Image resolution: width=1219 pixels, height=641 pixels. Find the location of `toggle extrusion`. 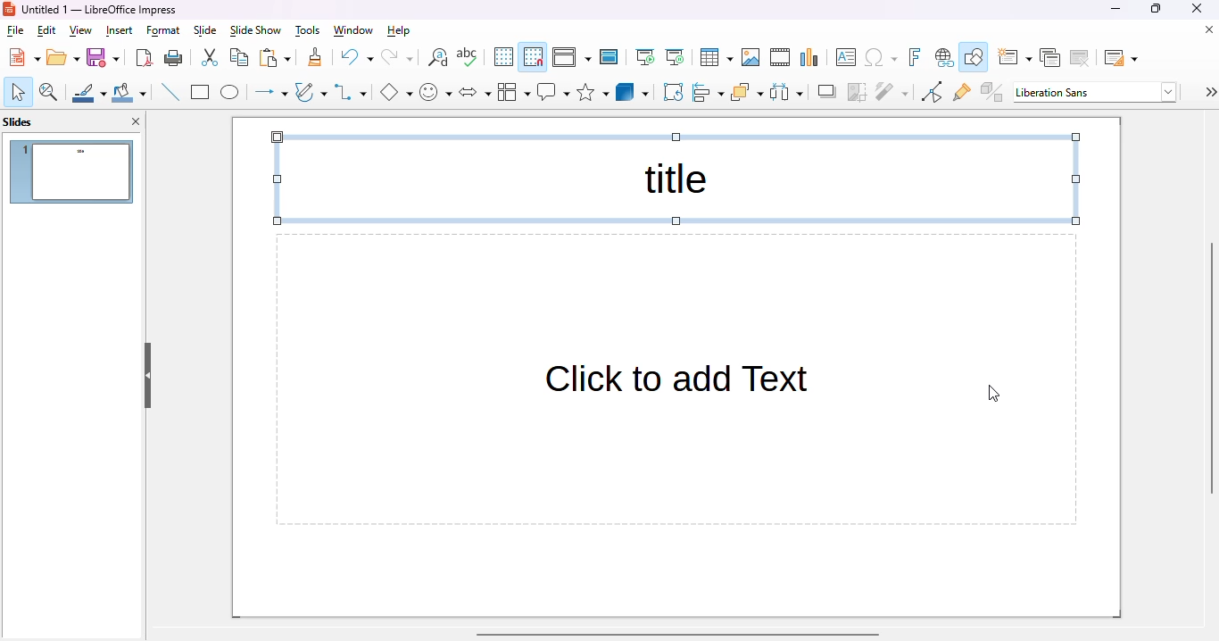

toggle extrusion is located at coordinates (992, 91).